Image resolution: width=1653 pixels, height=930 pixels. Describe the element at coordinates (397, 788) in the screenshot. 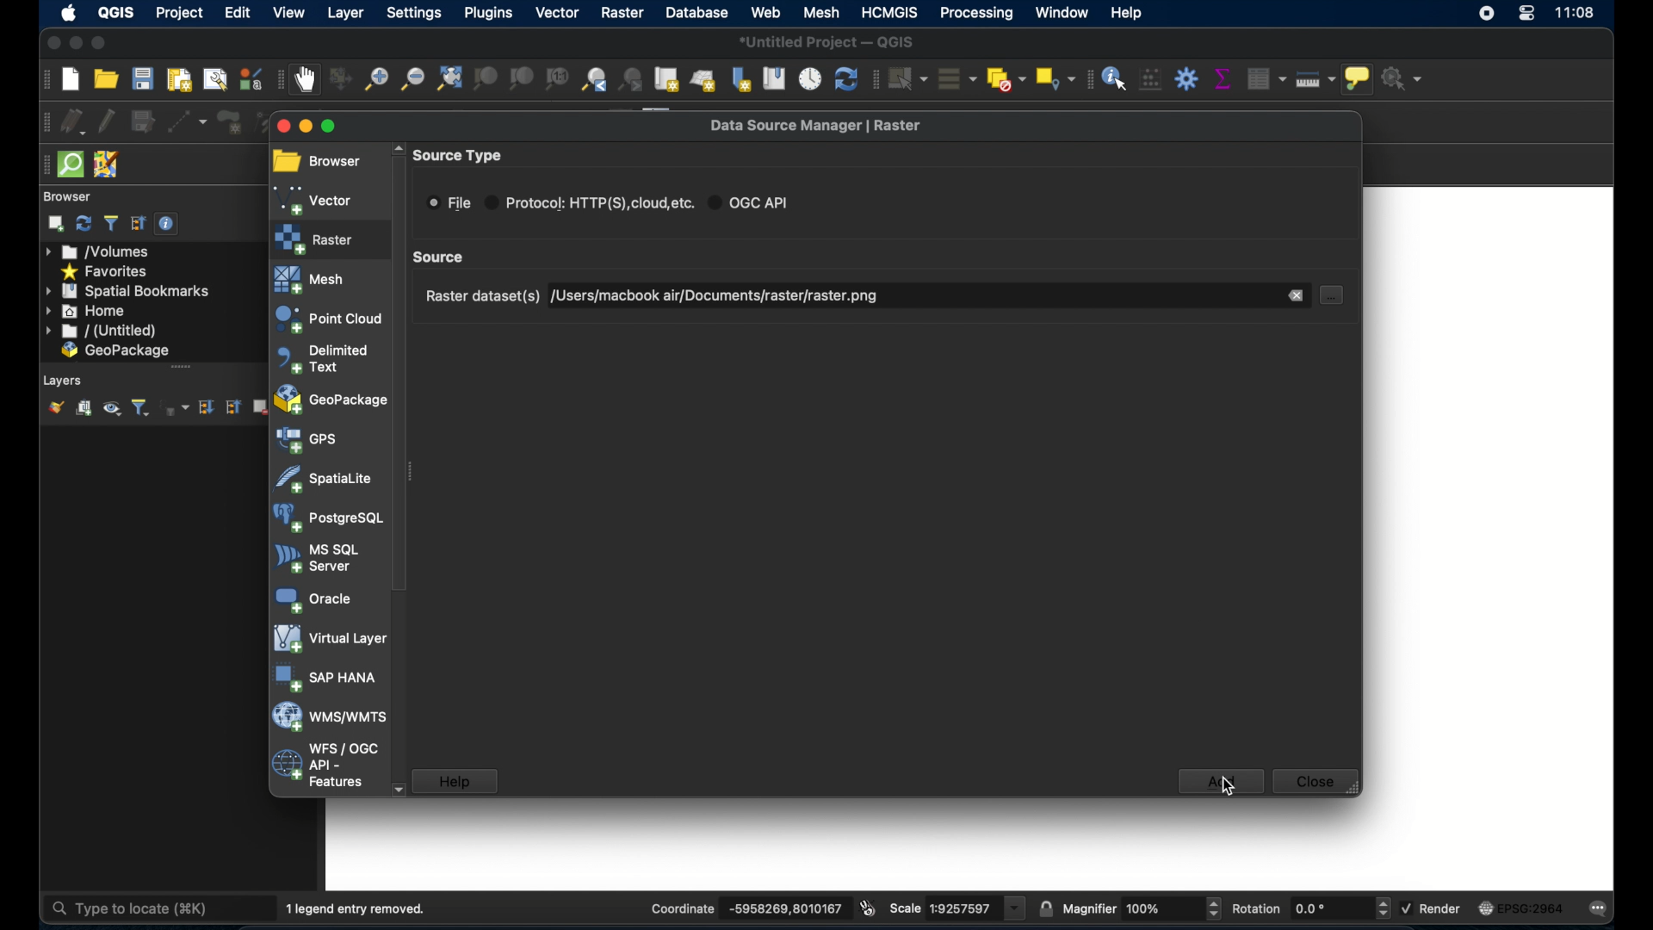

I see `scroll down arrow` at that location.